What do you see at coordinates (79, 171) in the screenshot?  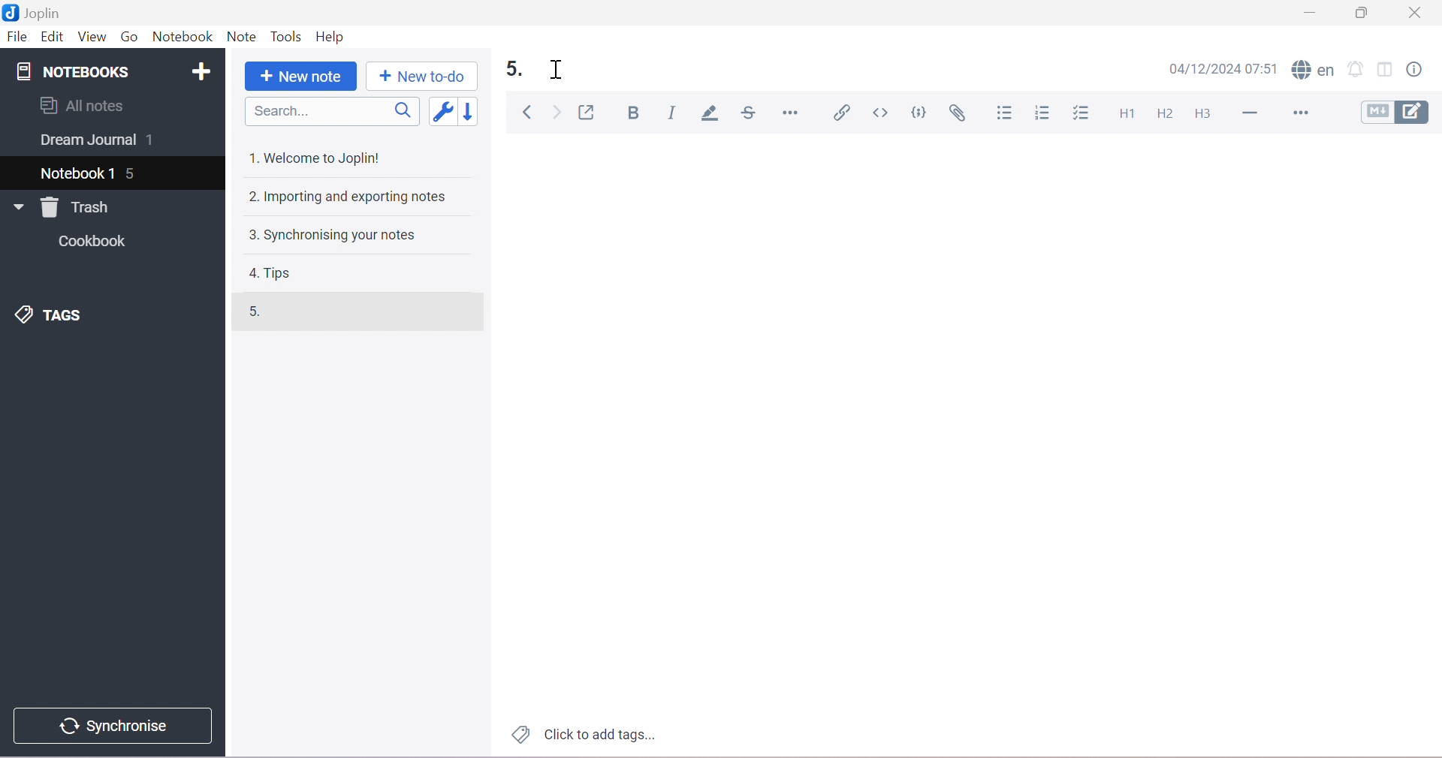 I see `Notebook 1` at bounding box center [79, 171].